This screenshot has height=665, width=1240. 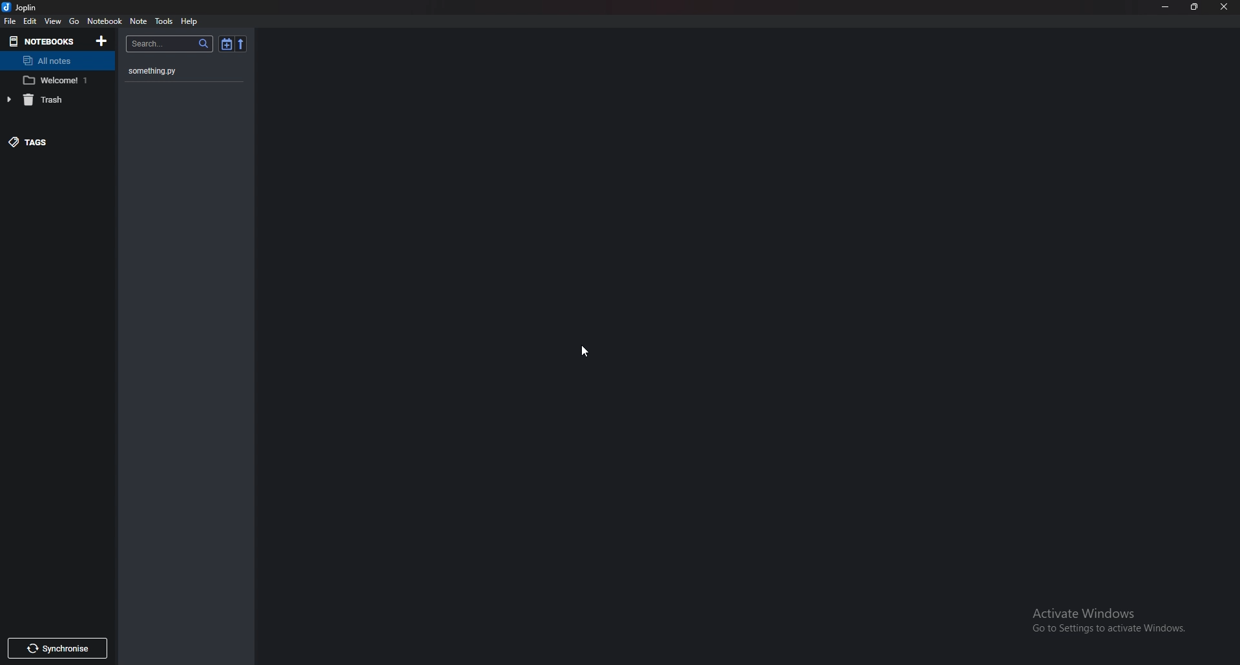 I want to click on file, so click(x=10, y=21).